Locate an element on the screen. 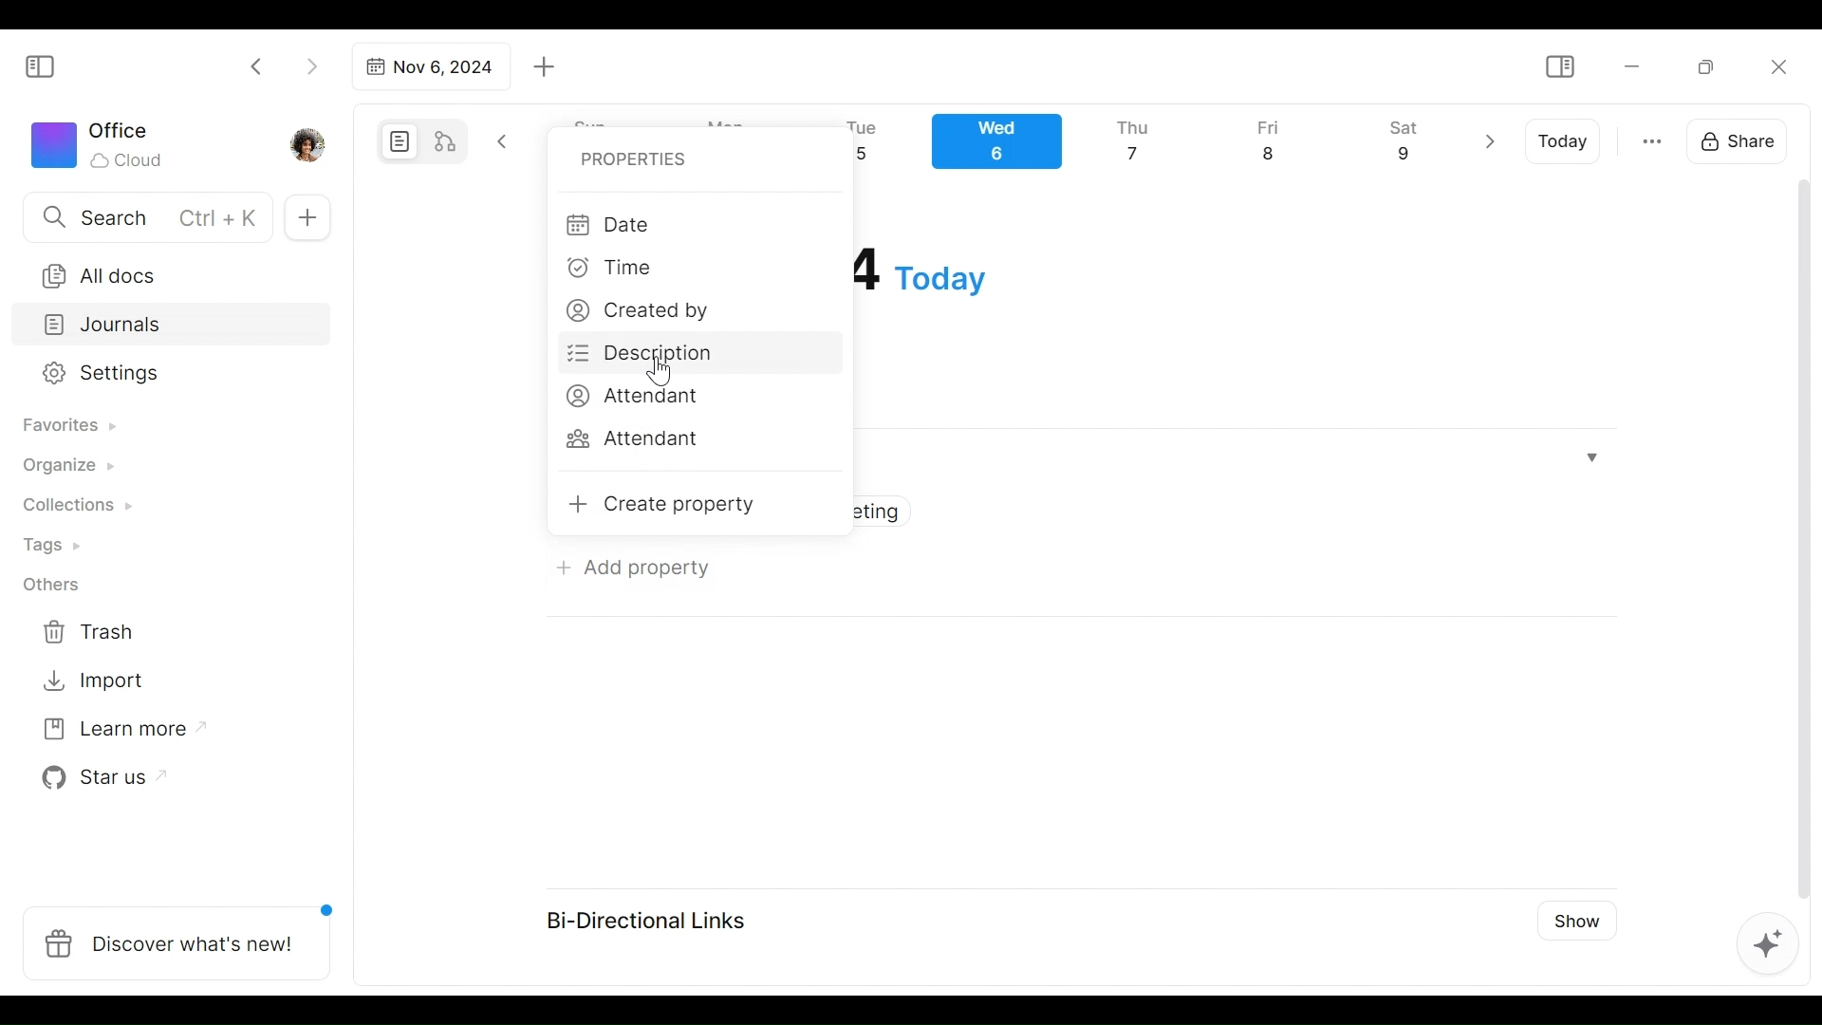  Restore is located at coordinates (1713, 65).